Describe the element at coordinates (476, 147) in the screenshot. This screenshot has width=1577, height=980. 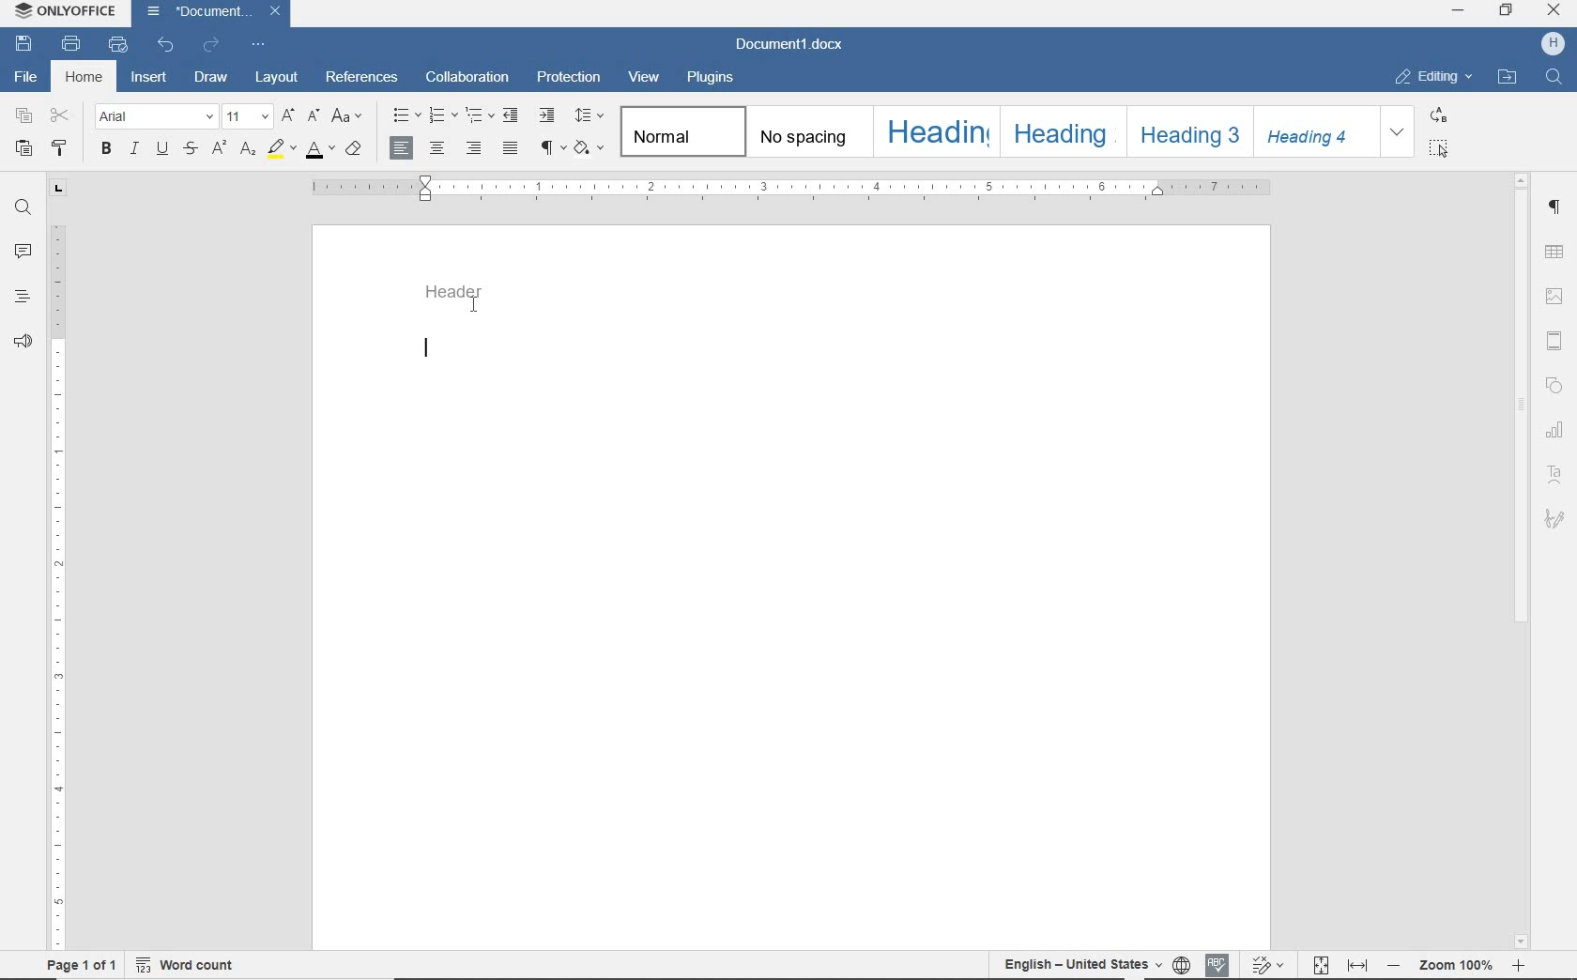
I see `align right` at that location.